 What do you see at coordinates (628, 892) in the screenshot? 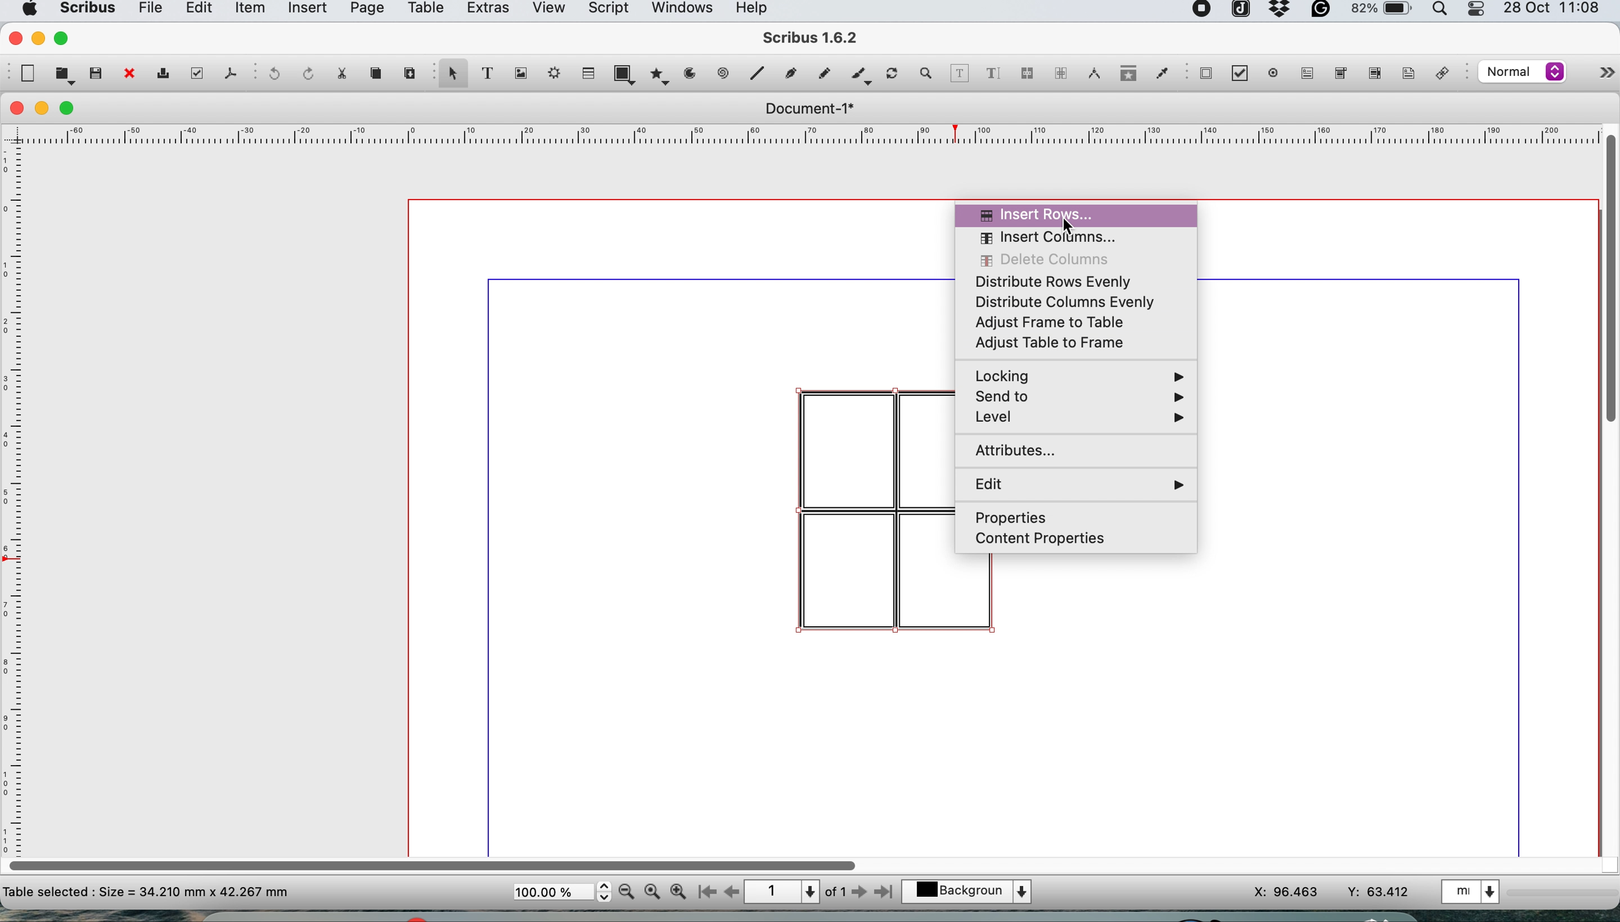
I see `zoom out` at bounding box center [628, 892].